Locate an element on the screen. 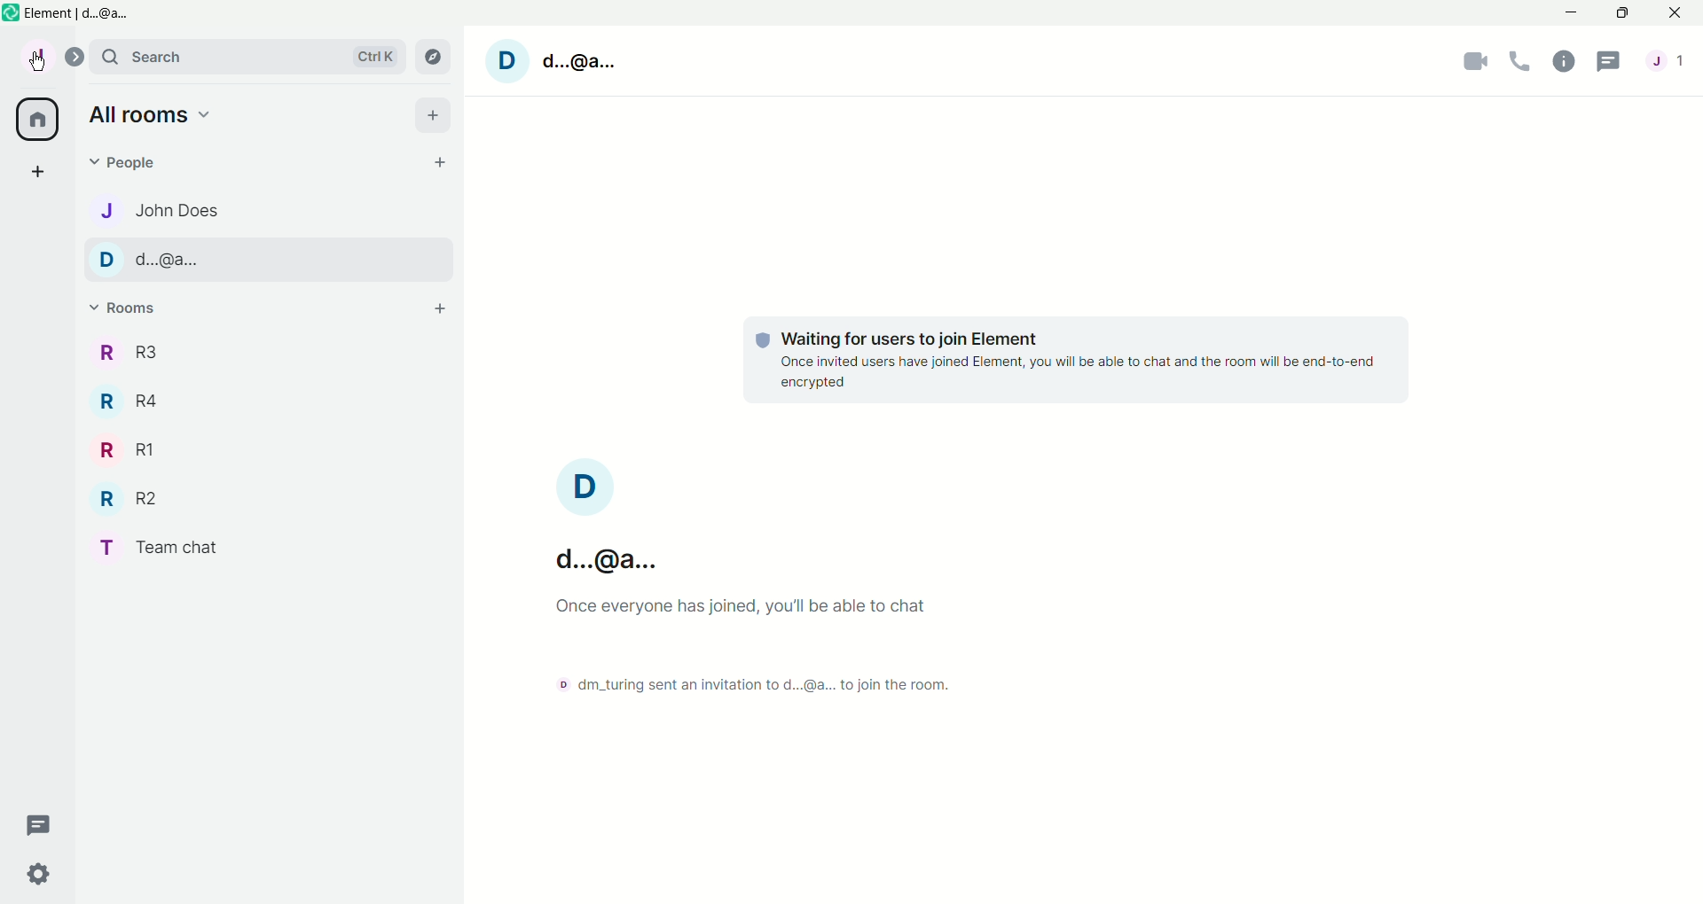  All rooms is located at coordinates (35, 120).